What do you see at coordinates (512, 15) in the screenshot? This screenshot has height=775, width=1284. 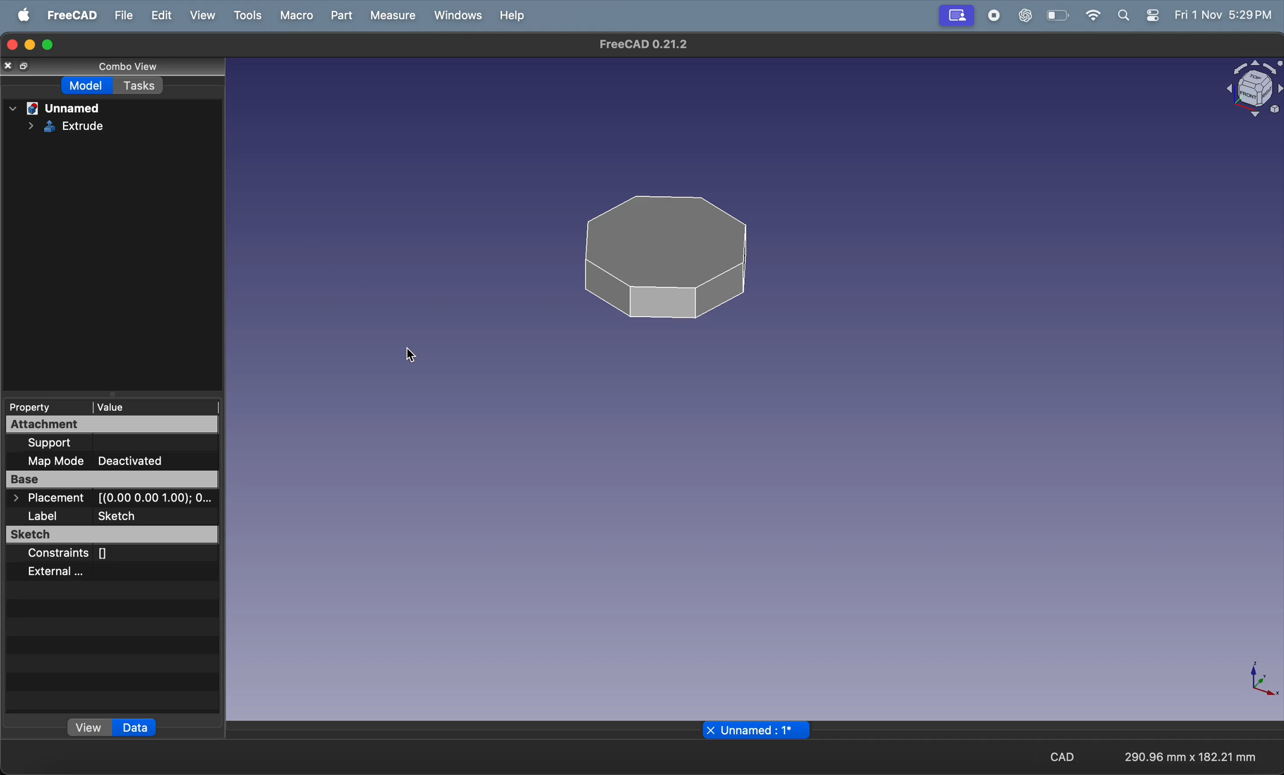 I see `help` at bounding box center [512, 15].